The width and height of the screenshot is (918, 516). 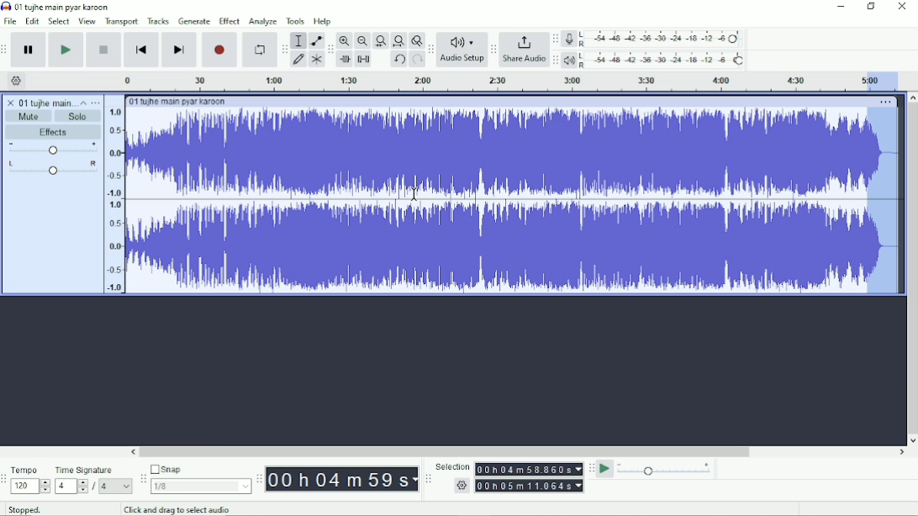 What do you see at coordinates (184, 102) in the screenshot?
I see `01 tujhe main pyar karoon` at bounding box center [184, 102].